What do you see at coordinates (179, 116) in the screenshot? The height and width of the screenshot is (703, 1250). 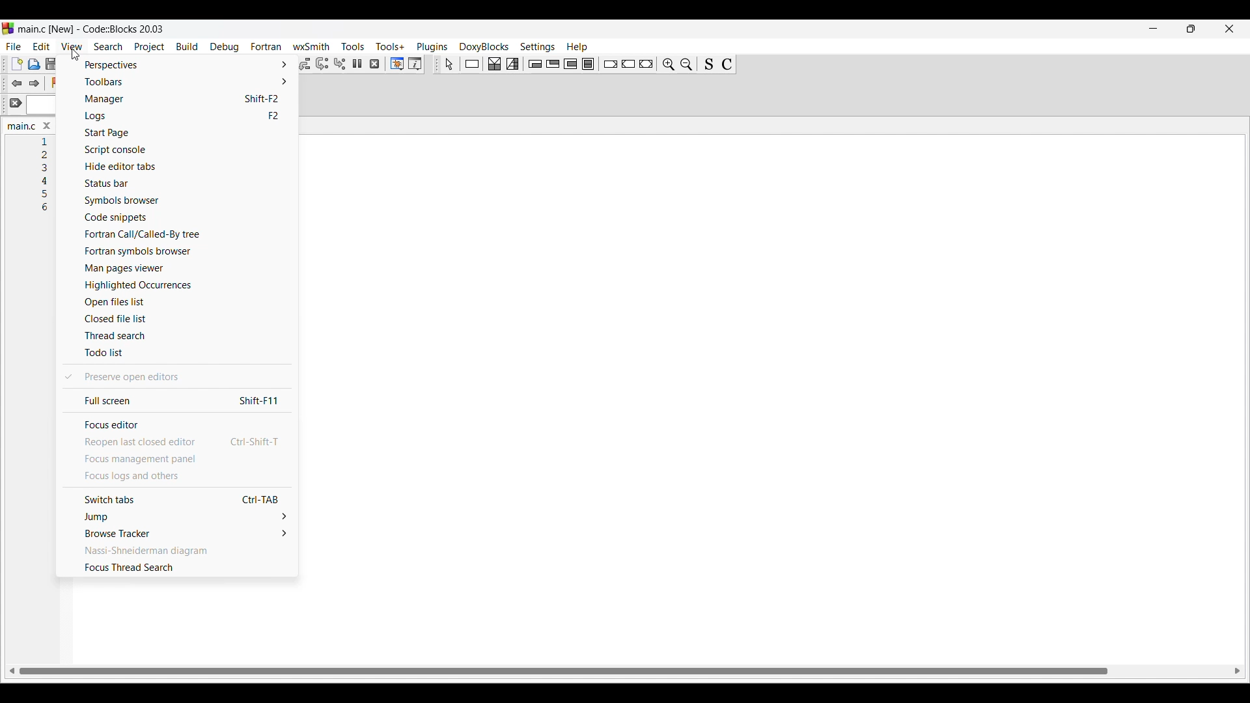 I see `Logs` at bounding box center [179, 116].